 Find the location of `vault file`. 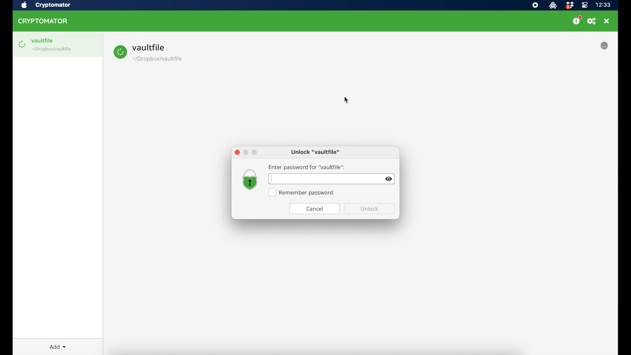

vault file is located at coordinates (148, 53).